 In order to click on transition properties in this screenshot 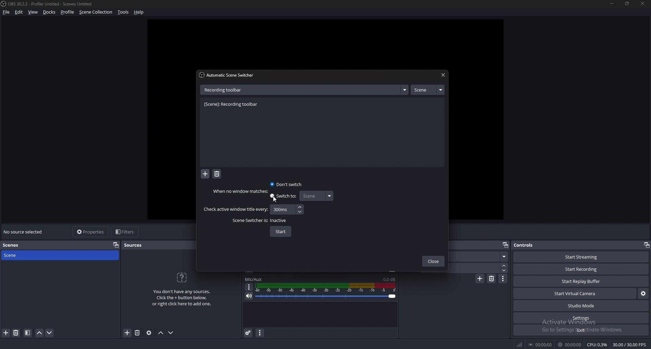, I will do `click(503, 279)`.